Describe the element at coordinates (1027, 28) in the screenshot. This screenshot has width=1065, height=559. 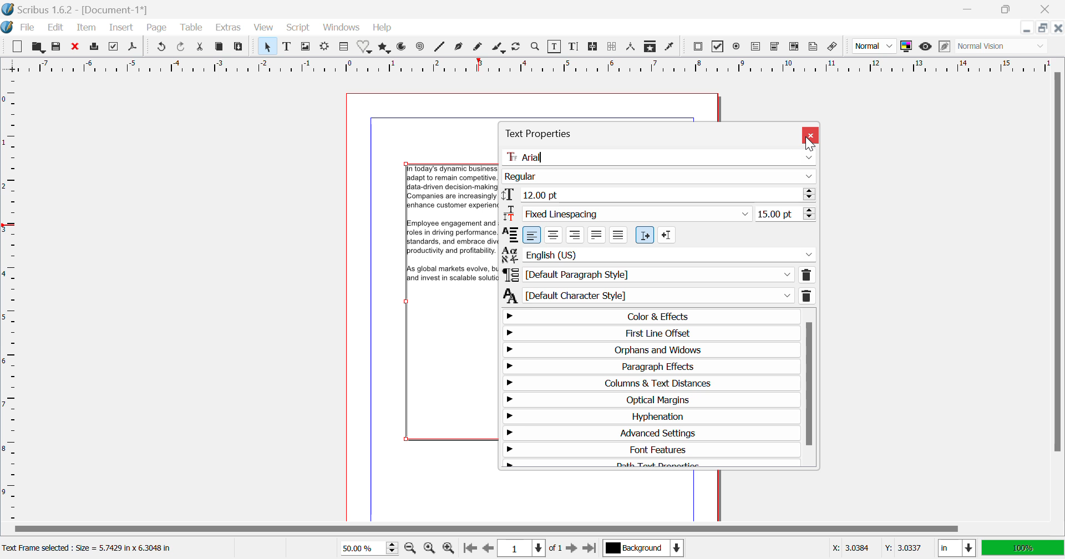
I see `Restore Down` at that location.